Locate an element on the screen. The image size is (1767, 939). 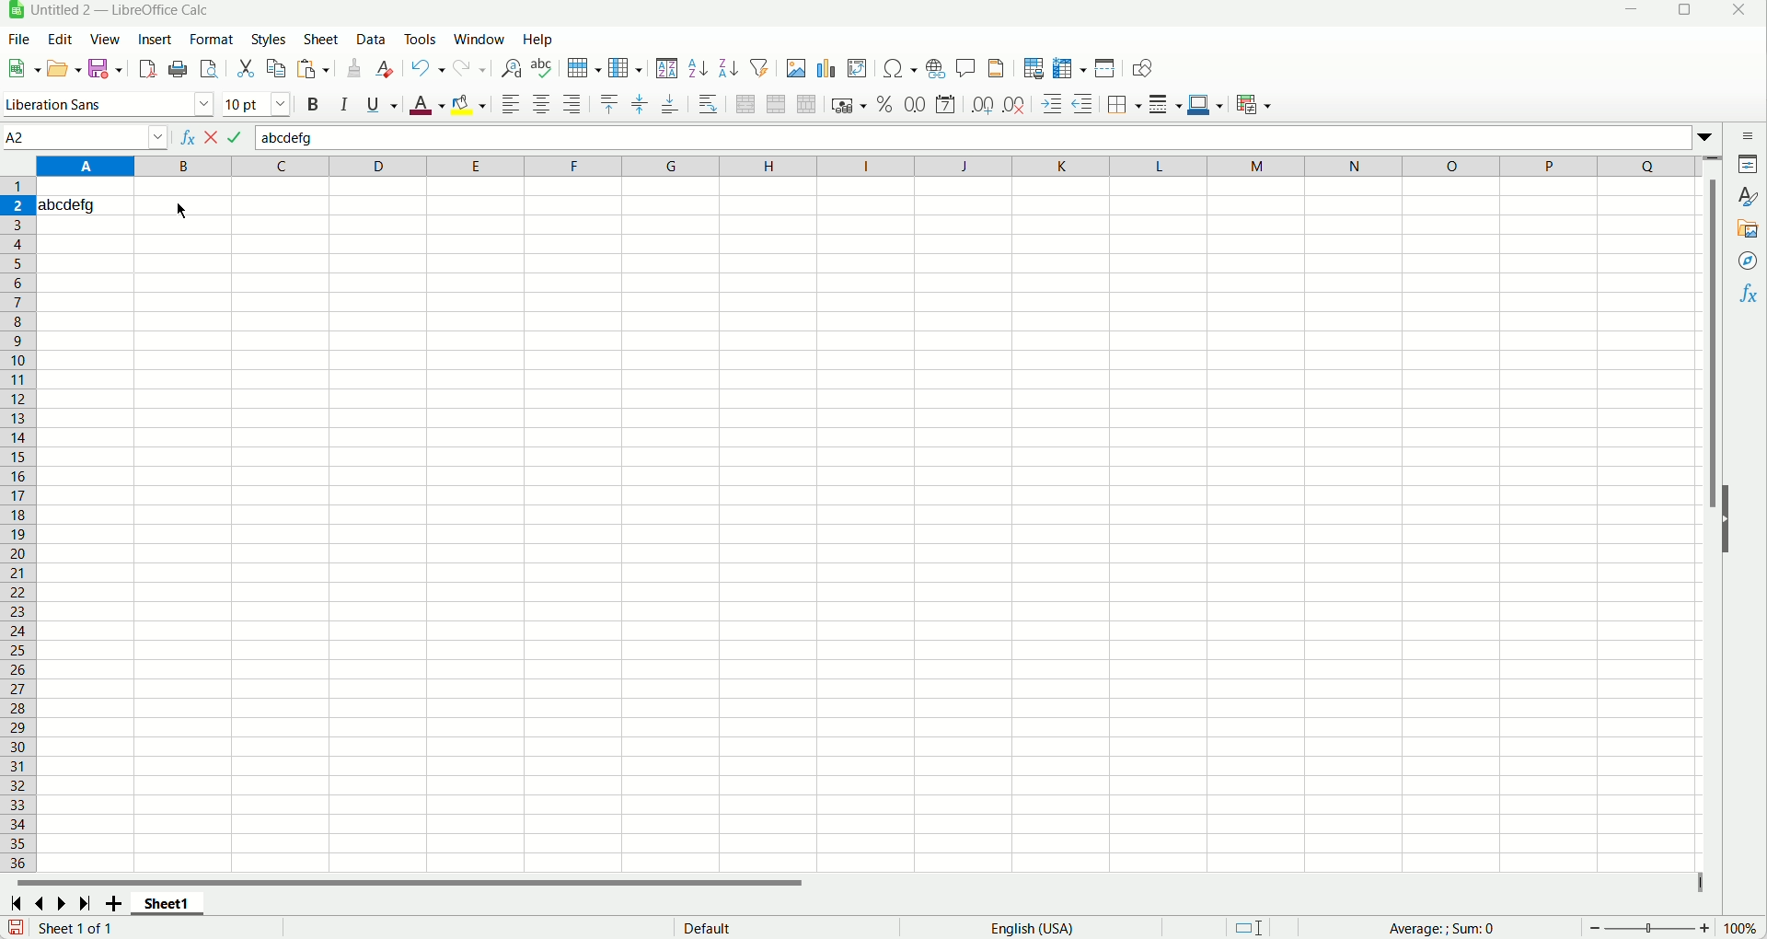
column is located at coordinates (628, 68).